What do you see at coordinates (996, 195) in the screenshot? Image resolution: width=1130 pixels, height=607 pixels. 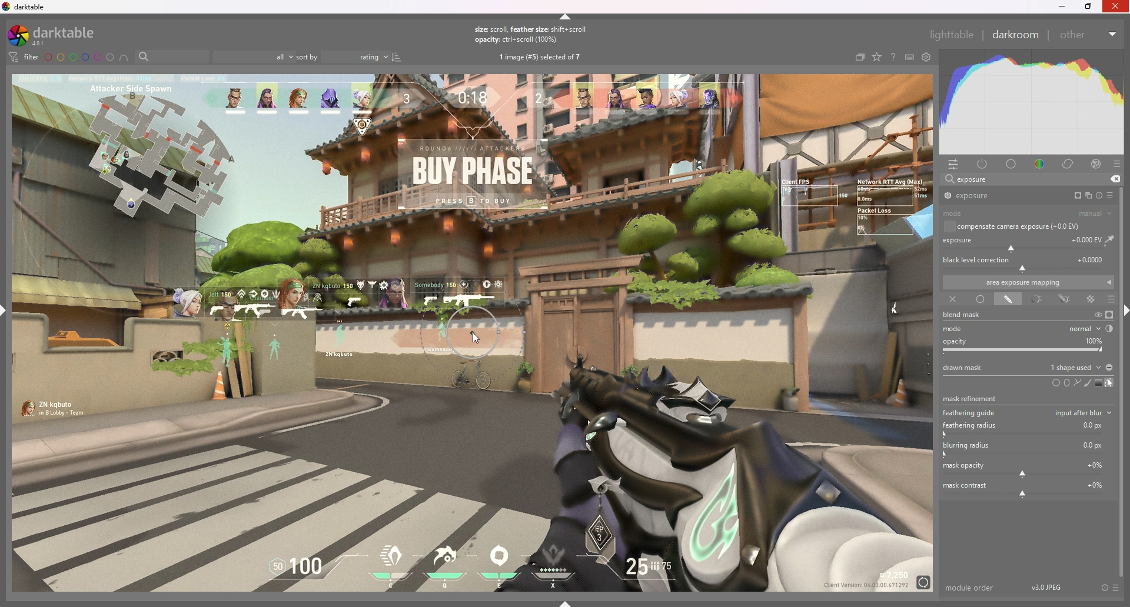 I see `exposure` at bounding box center [996, 195].